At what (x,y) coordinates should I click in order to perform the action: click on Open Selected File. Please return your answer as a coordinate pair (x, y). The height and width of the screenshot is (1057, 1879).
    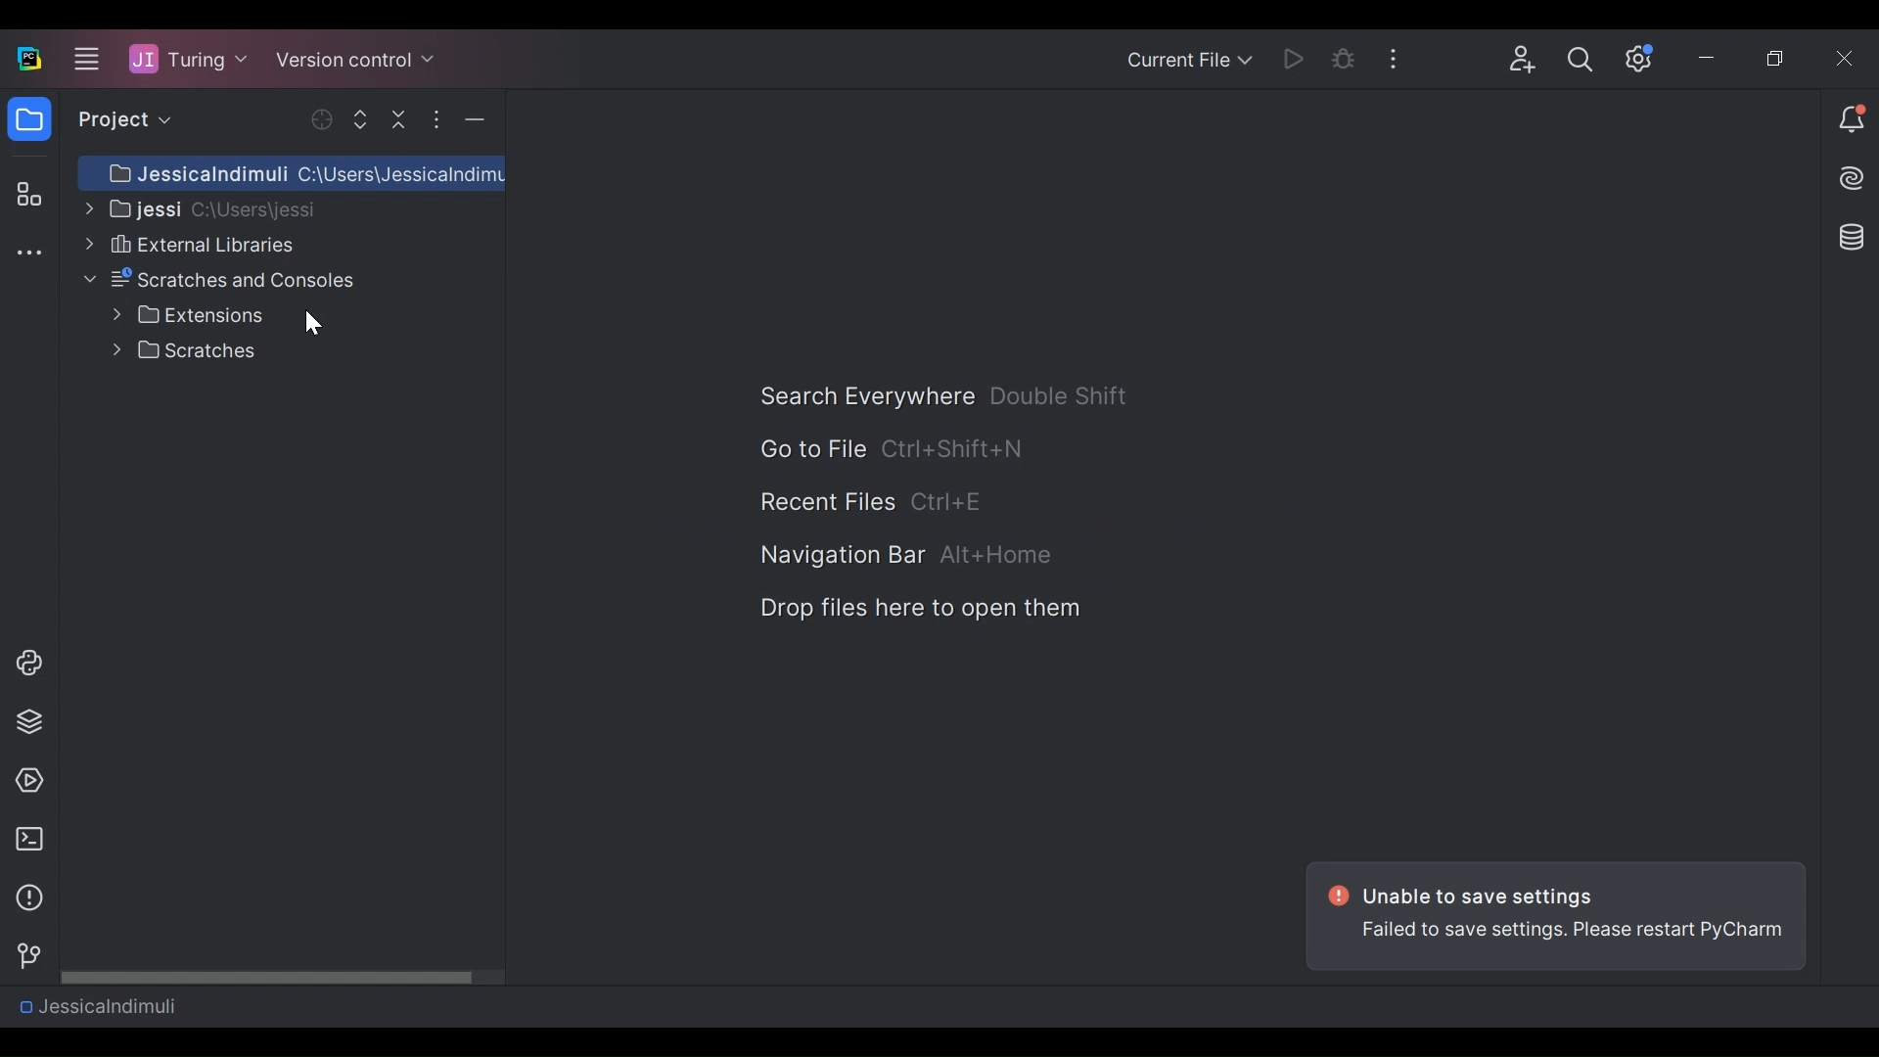
    Looking at the image, I should click on (324, 119).